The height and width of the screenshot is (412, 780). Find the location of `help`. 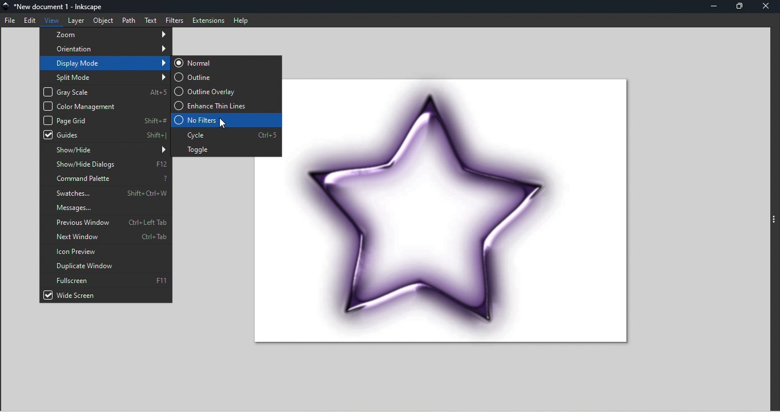

help is located at coordinates (243, 20).